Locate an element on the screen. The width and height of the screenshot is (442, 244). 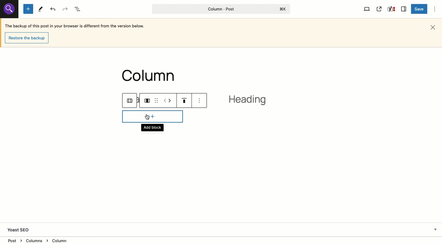
View is located at coordinates (367, 9).